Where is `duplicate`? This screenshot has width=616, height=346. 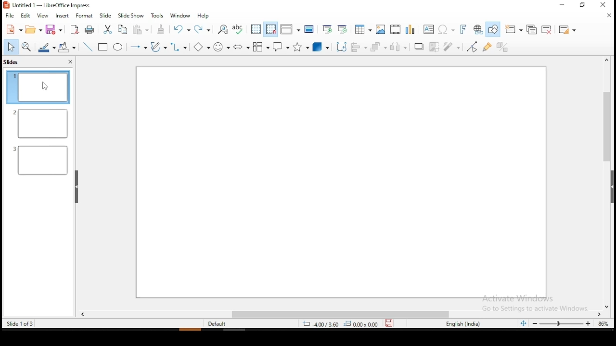 duplicate is located at coordinates (533, 29).